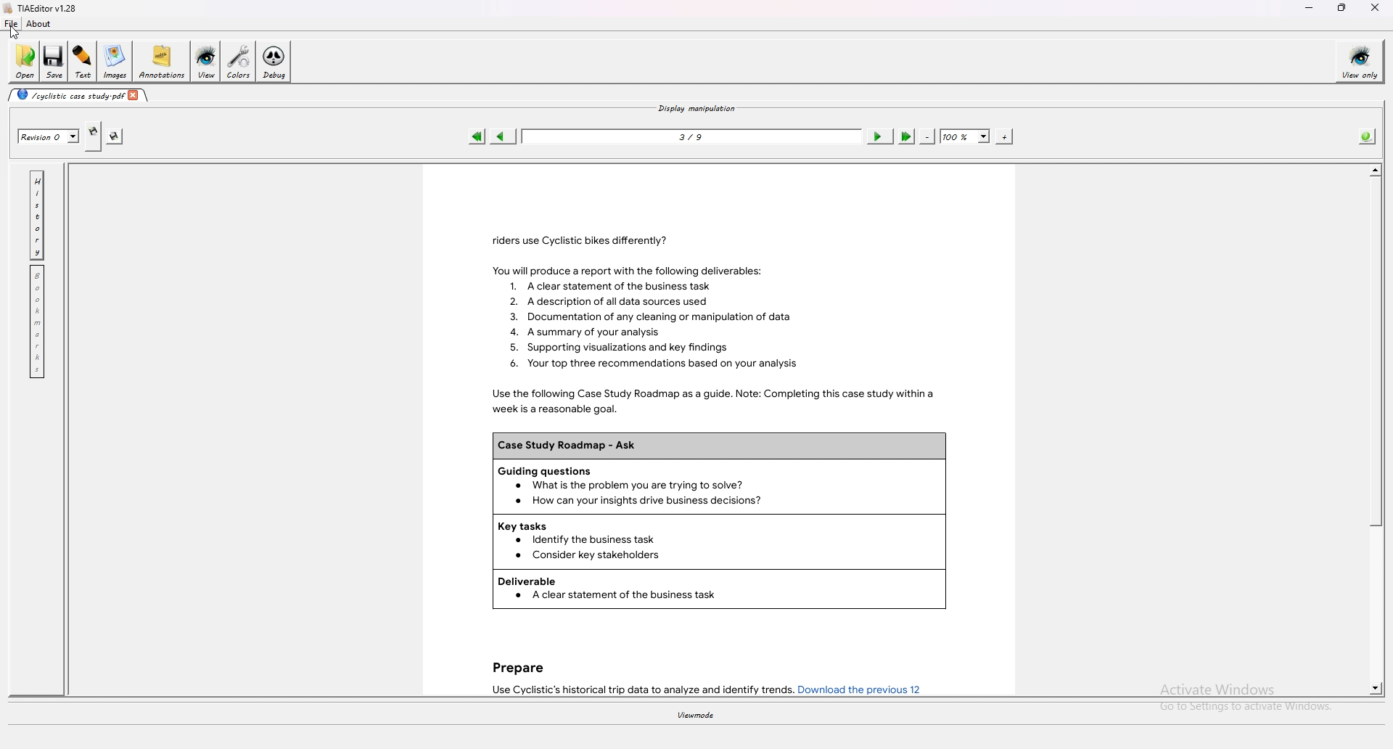 The width and height of the screenshot is (1393, 749). I want to click on last page, so click(906, 136).